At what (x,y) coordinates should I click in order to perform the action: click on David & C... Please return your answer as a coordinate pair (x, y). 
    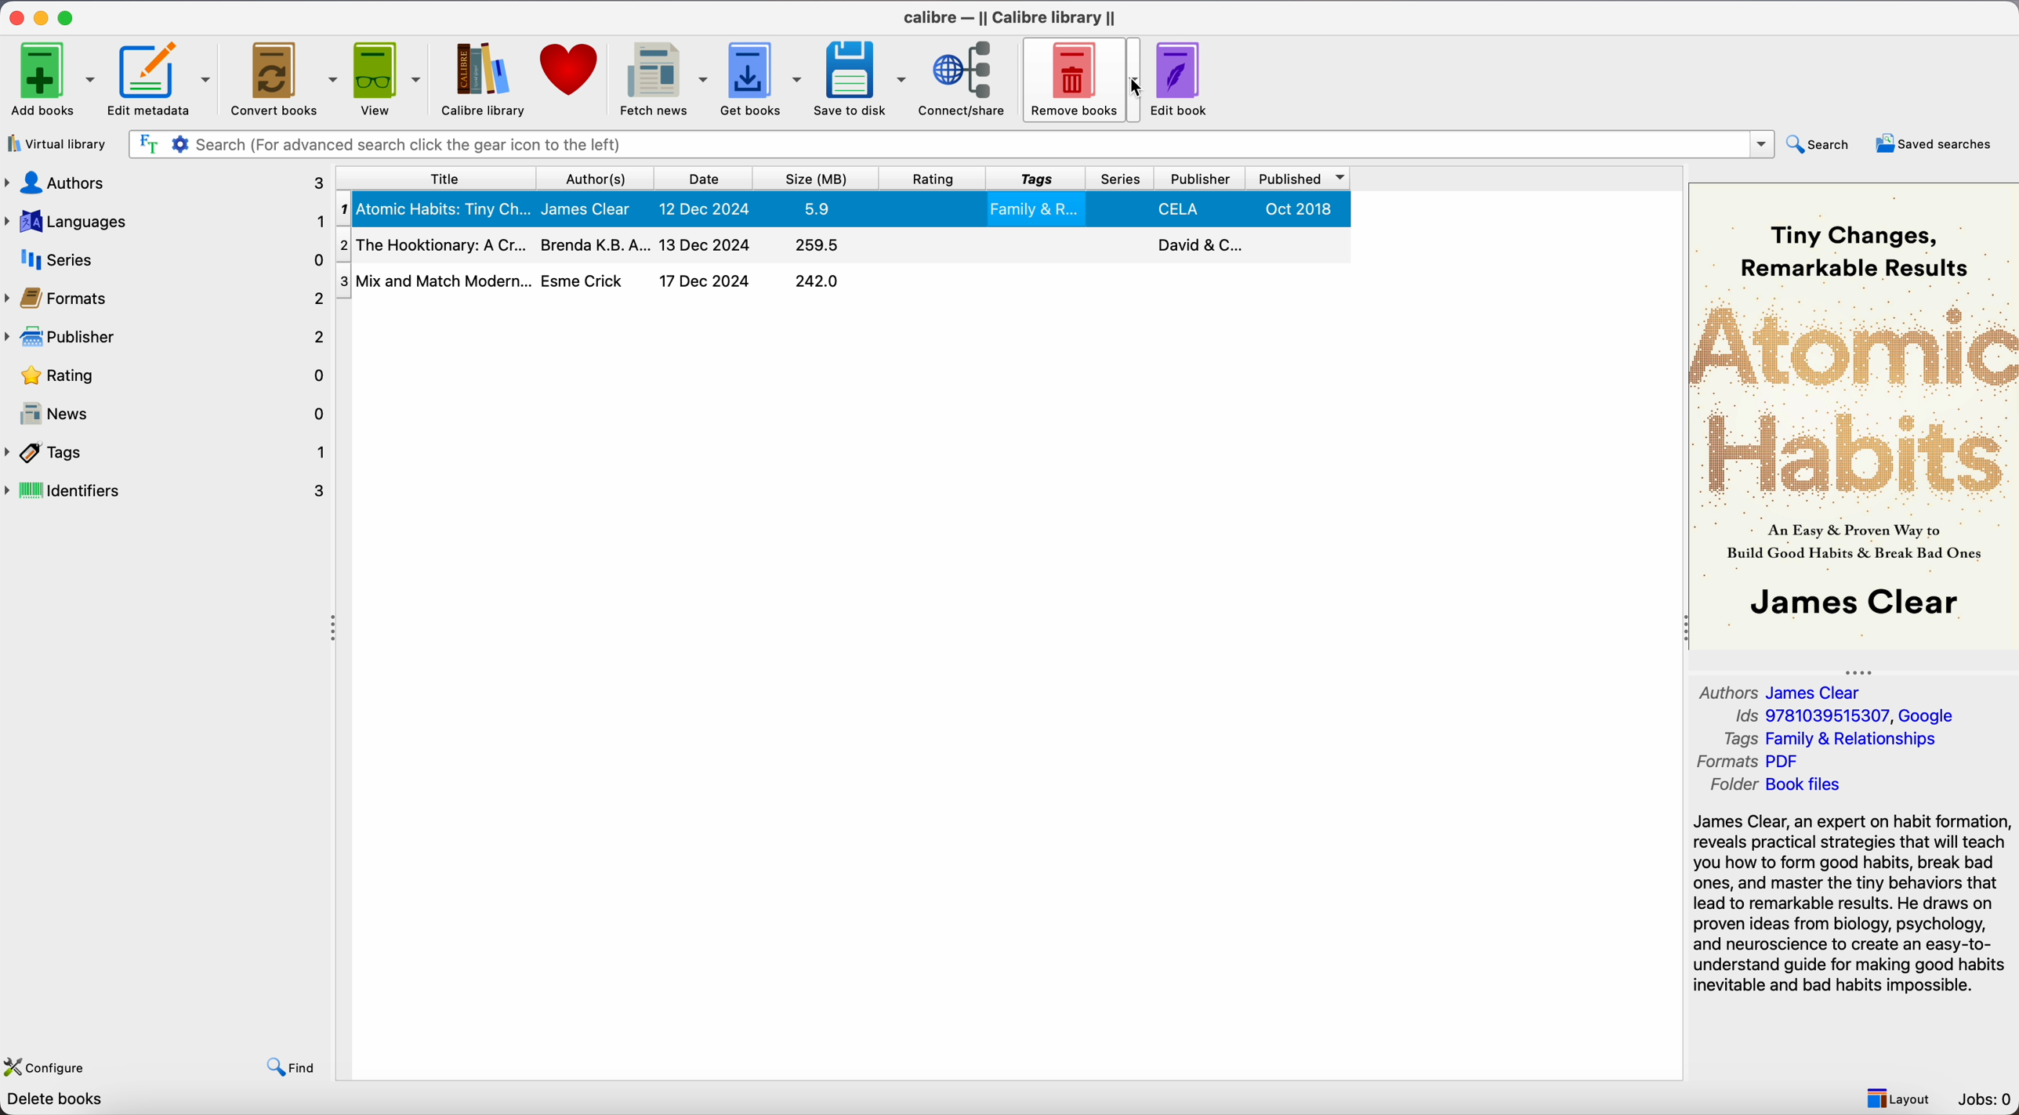
    Looking at the image, I should click on (1197, 244).